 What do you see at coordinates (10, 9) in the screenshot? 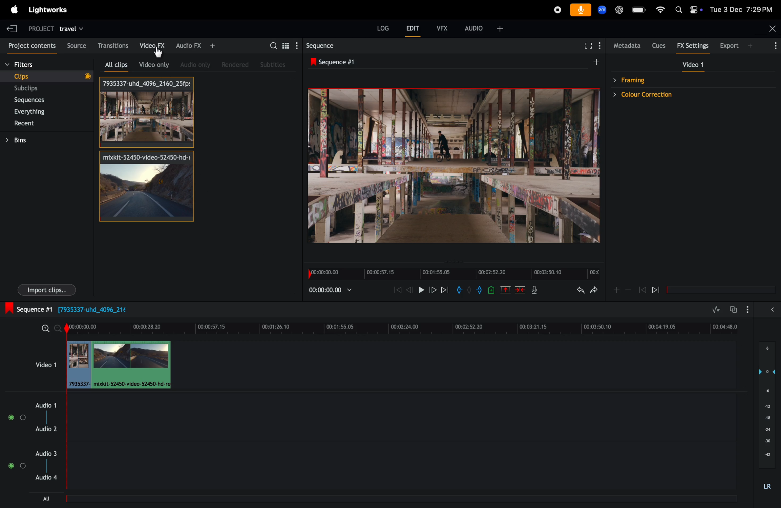
I see `apple menu` at bounding box center [10, 9].